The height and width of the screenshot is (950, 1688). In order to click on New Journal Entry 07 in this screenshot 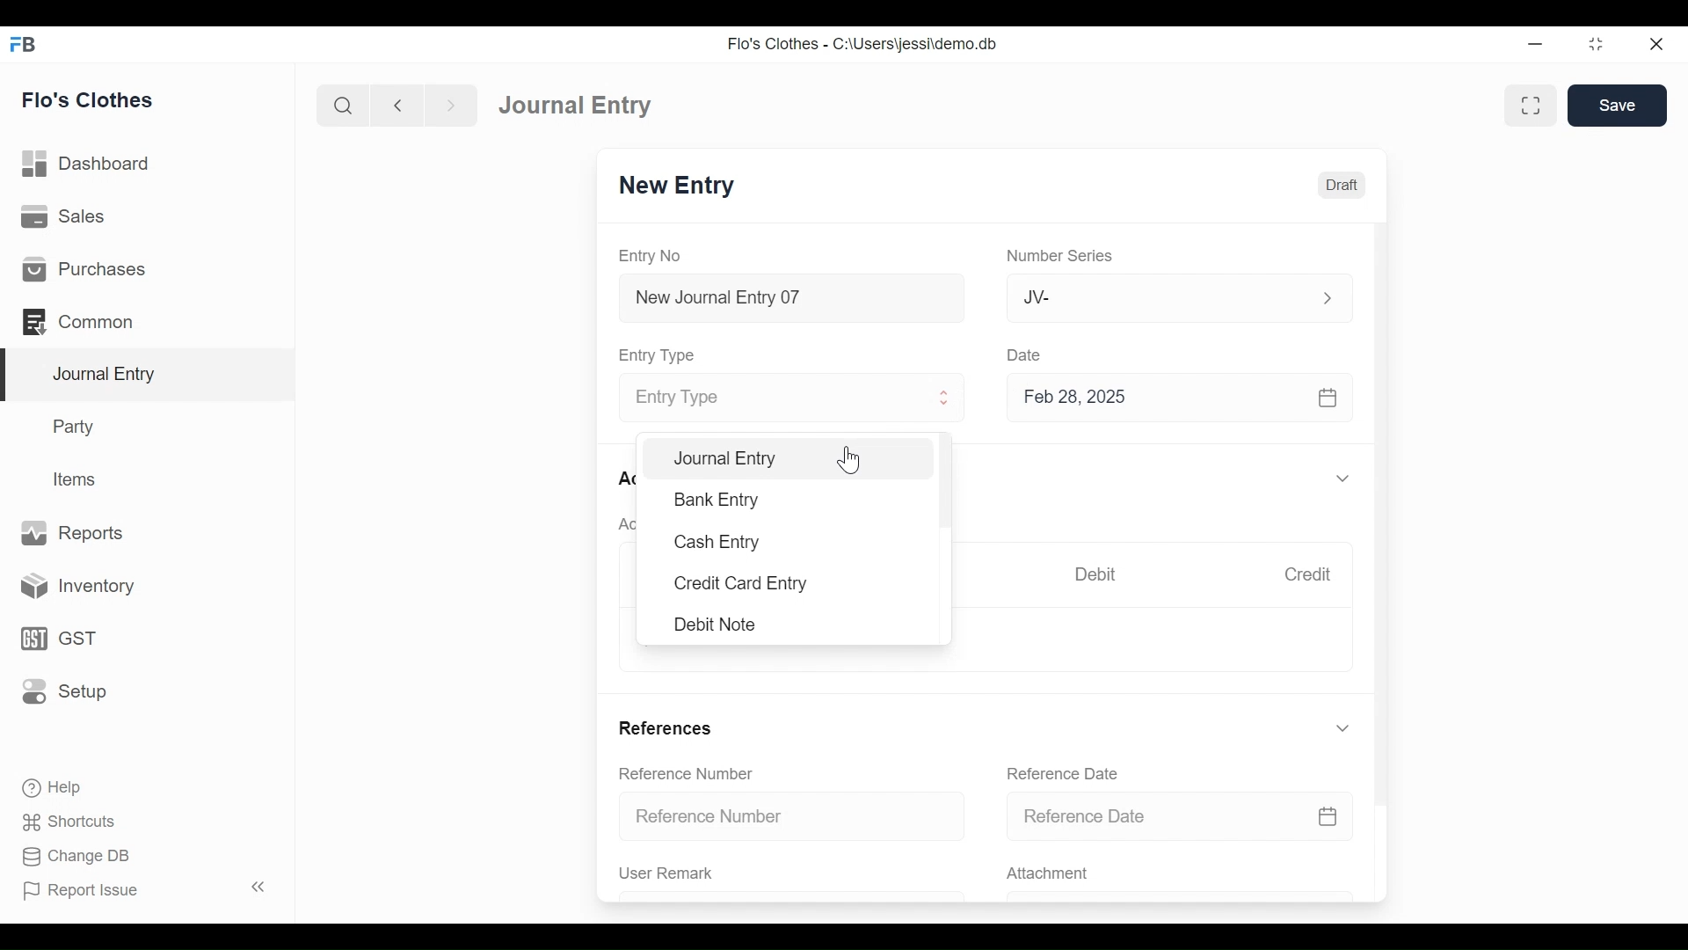, I will do `click(793, 301)`.